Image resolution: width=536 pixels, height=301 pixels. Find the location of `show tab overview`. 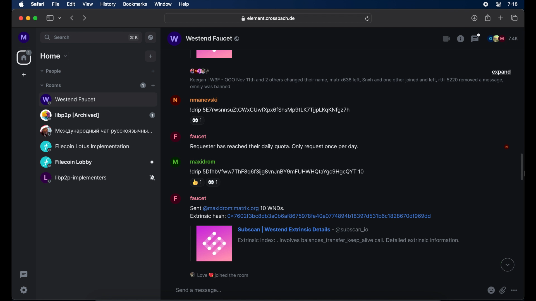

show tab overview is located at coordinates (515, 18).